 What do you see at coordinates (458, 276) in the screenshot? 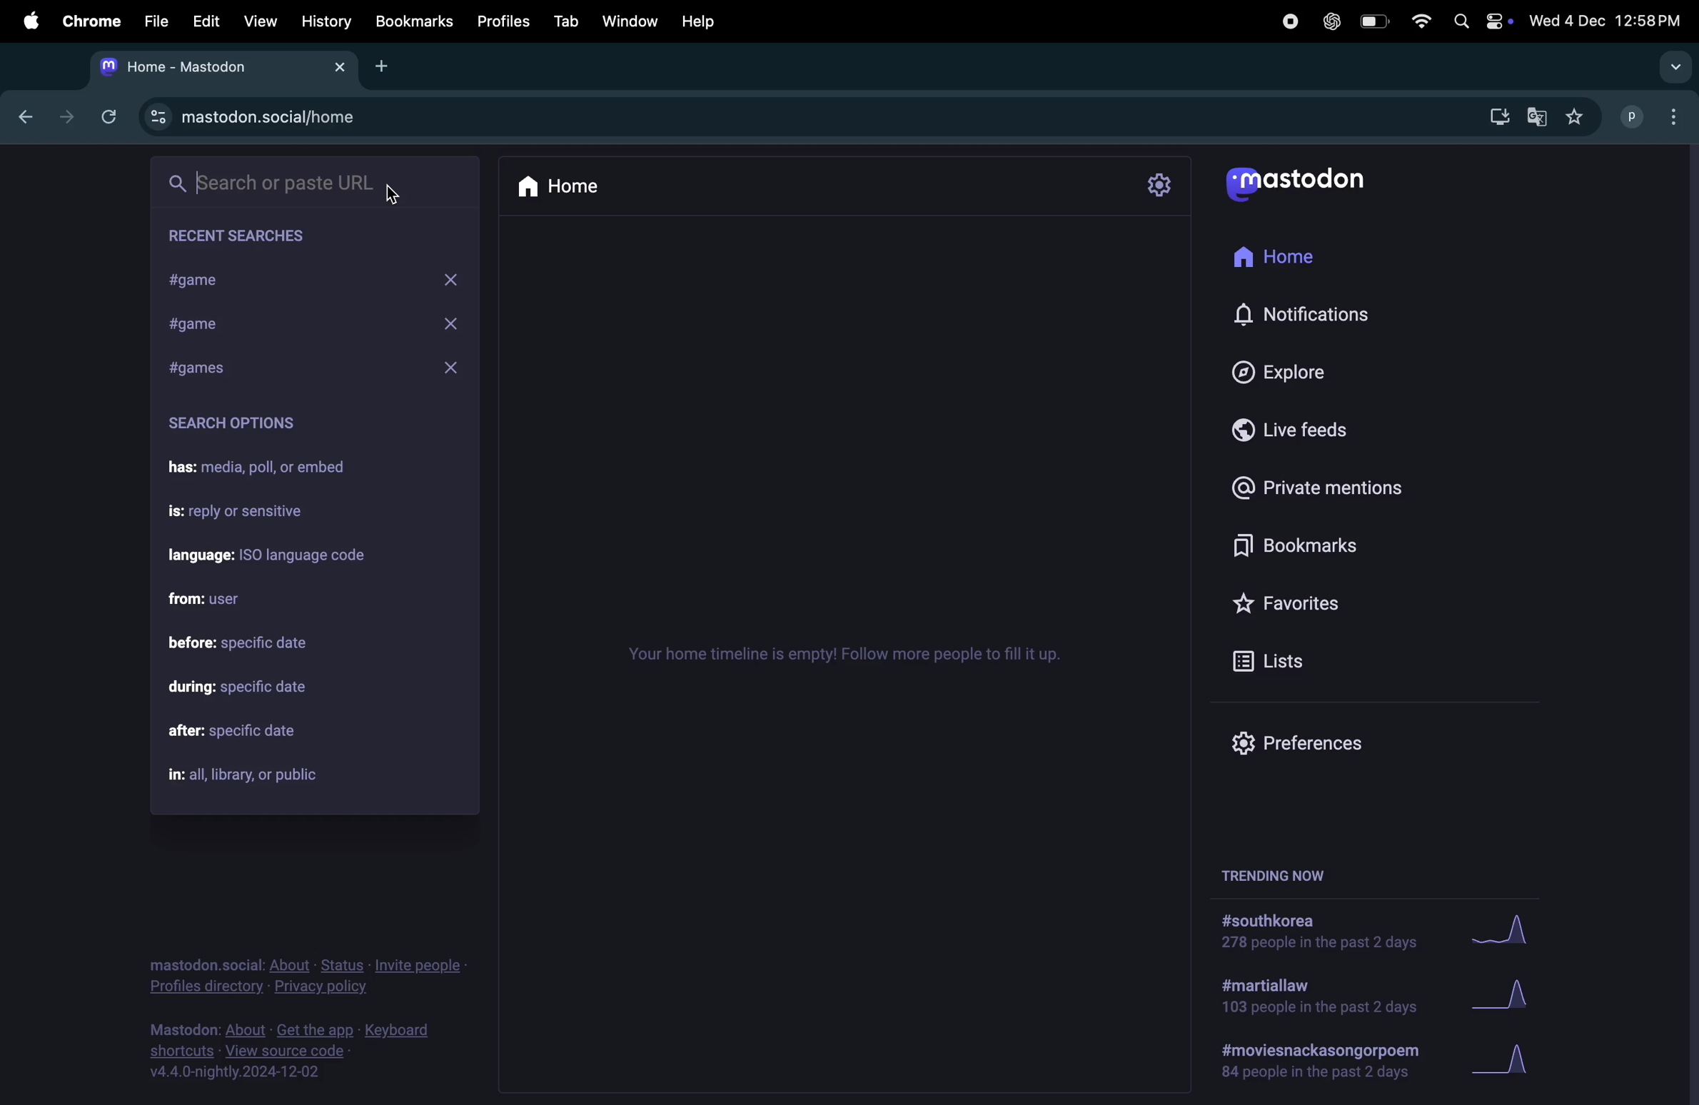
I see `close` at bounding box center [458, 276].